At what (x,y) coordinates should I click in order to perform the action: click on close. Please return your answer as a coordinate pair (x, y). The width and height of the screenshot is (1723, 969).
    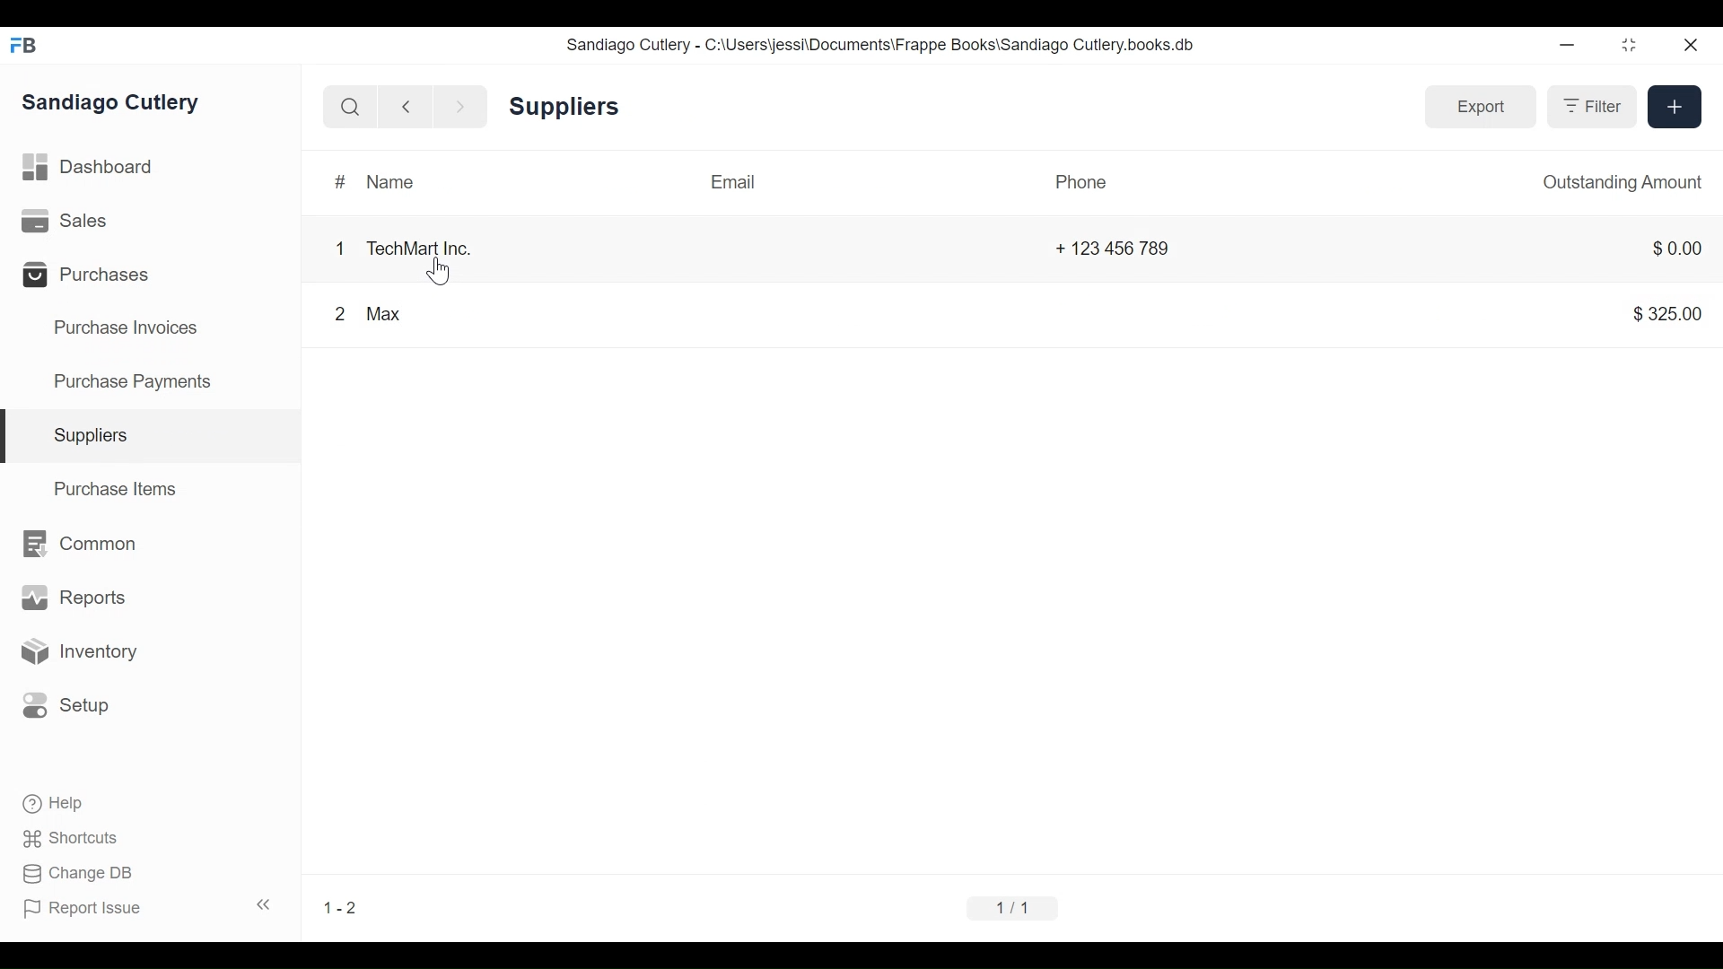
    Looking at the image, I should click on (1692, 48).